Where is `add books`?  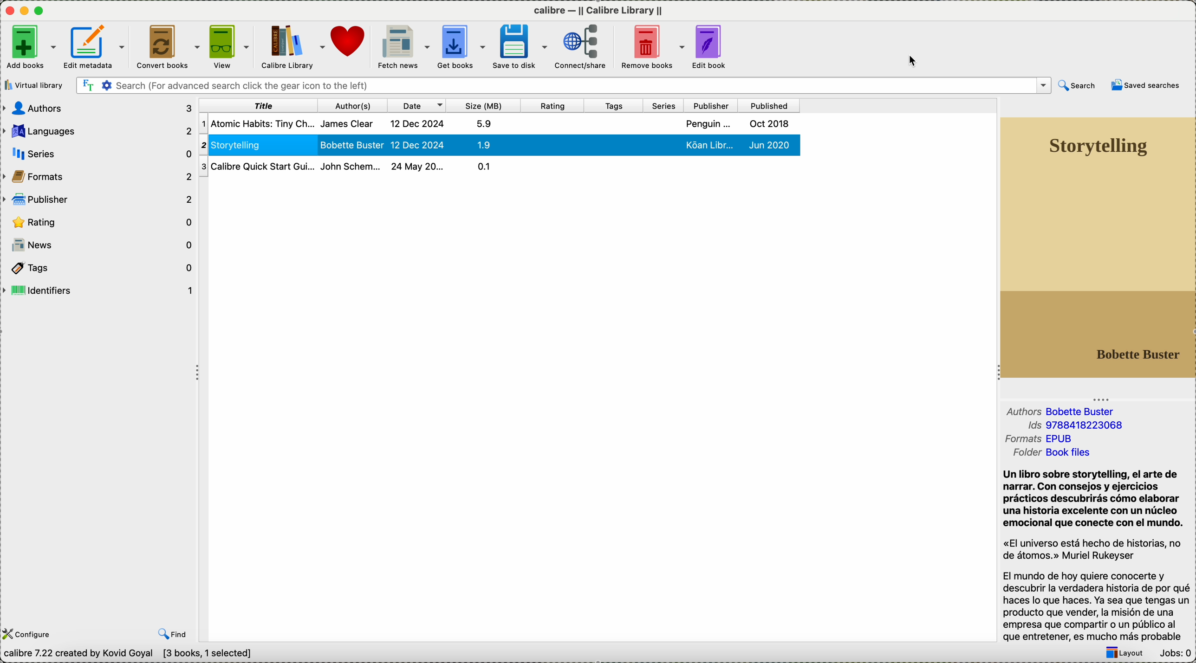 add books is located at coordinates (28, 46).